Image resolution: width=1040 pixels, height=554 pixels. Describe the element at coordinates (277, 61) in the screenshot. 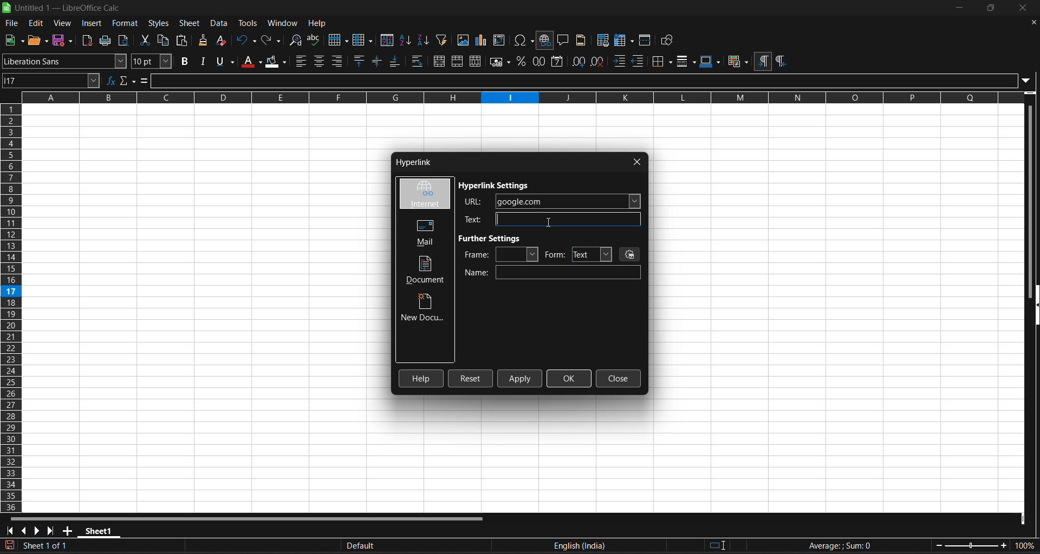

I see `background color` at that location.